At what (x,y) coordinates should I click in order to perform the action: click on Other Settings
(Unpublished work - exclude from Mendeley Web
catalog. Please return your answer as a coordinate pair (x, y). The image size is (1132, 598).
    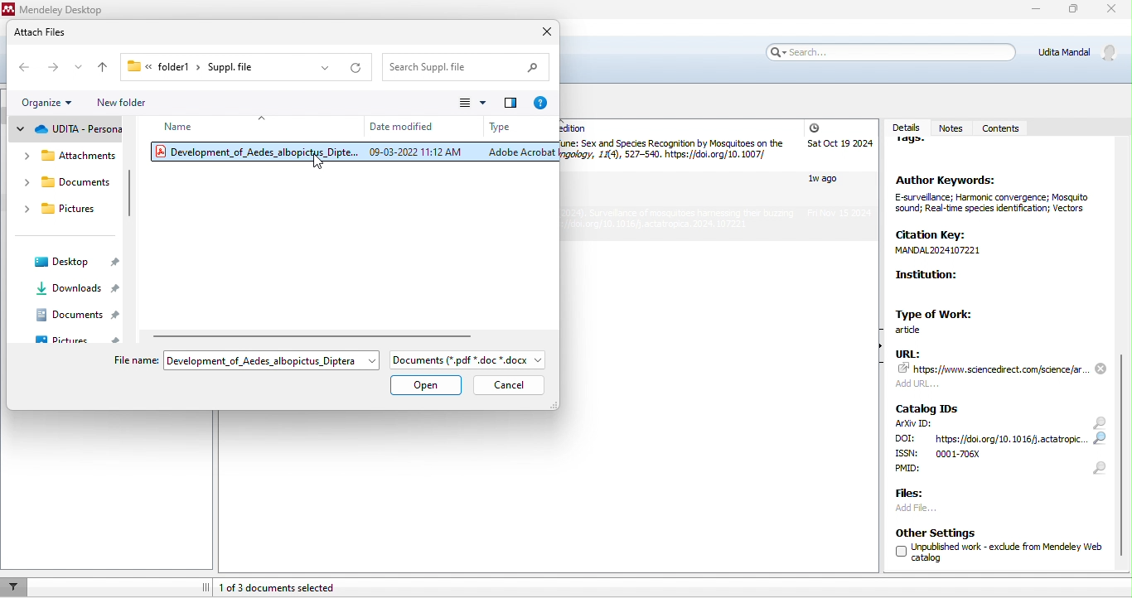
    Looking at the image, I should click on (994, 547).